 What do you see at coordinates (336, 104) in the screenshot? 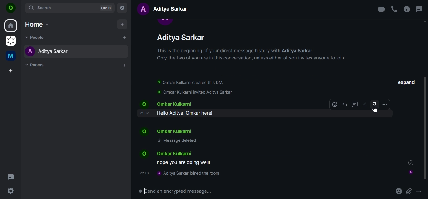
I see `emoji` at bounding box center [336, 104].